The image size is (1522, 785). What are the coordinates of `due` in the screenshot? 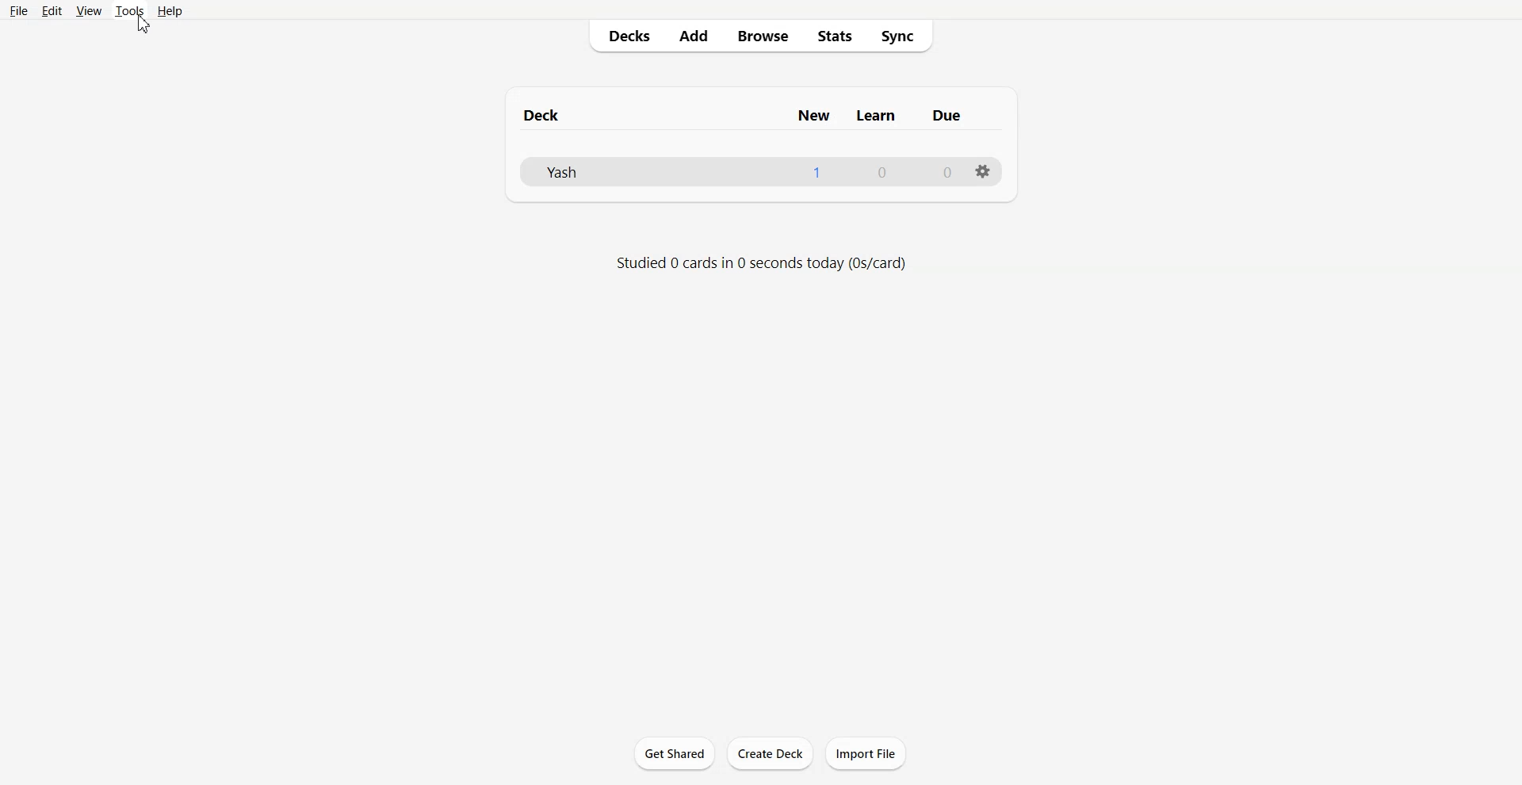 It's located at (946, 116).